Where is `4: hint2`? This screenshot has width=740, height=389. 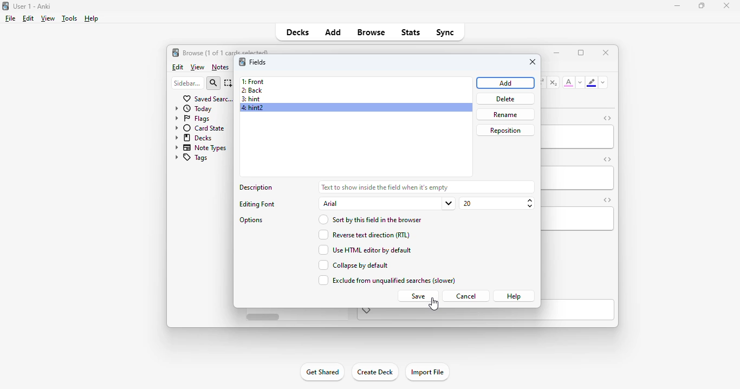 4: hint2 is located at coordinates (255, 107).